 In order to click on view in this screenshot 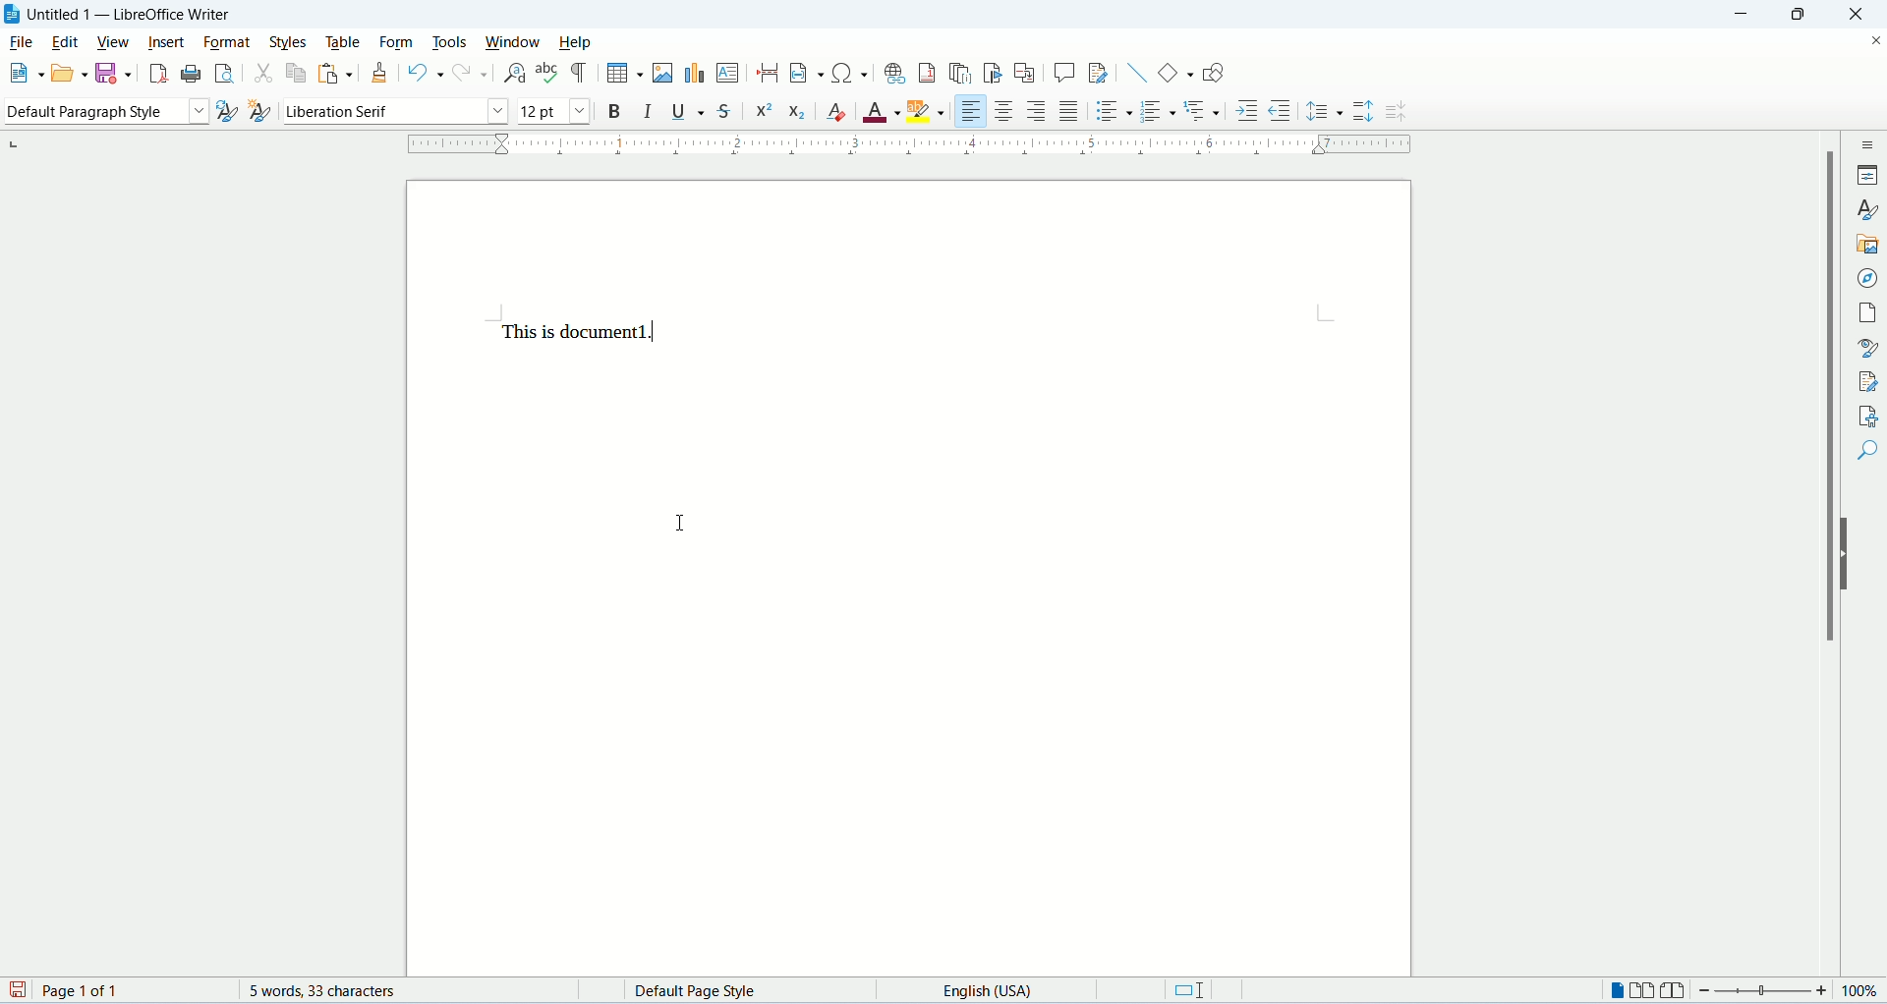, I will do `click(113, 42)`.